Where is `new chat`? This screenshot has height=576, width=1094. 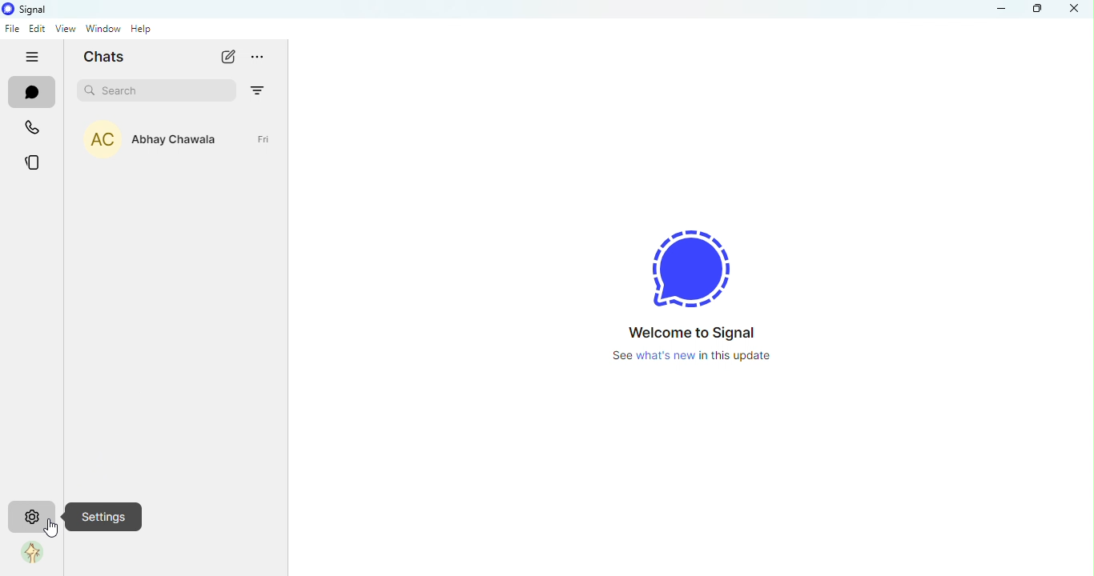 new chat is located at coordinates (227, 60).